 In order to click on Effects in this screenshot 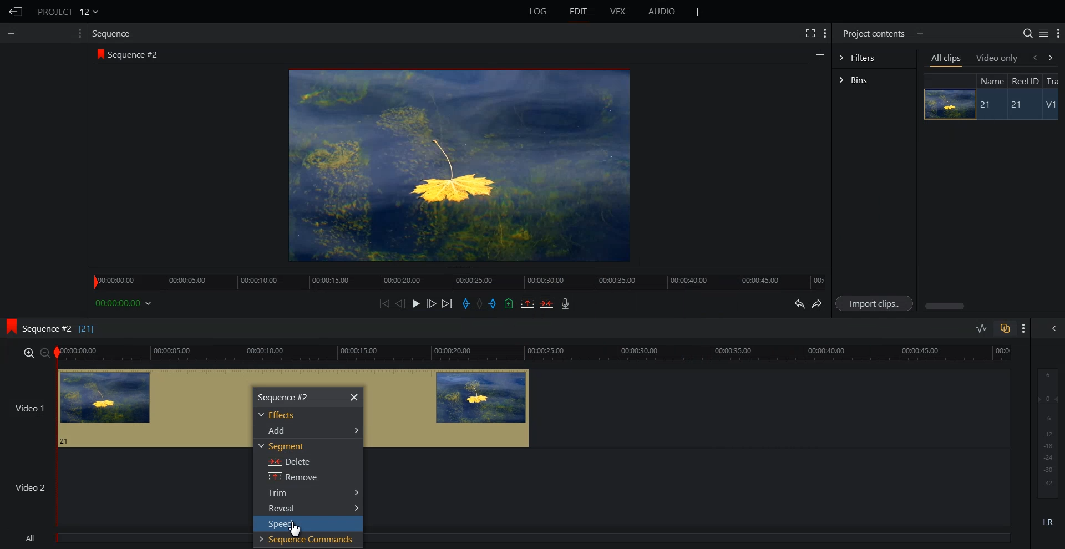, I will do `click(281, 415)`.